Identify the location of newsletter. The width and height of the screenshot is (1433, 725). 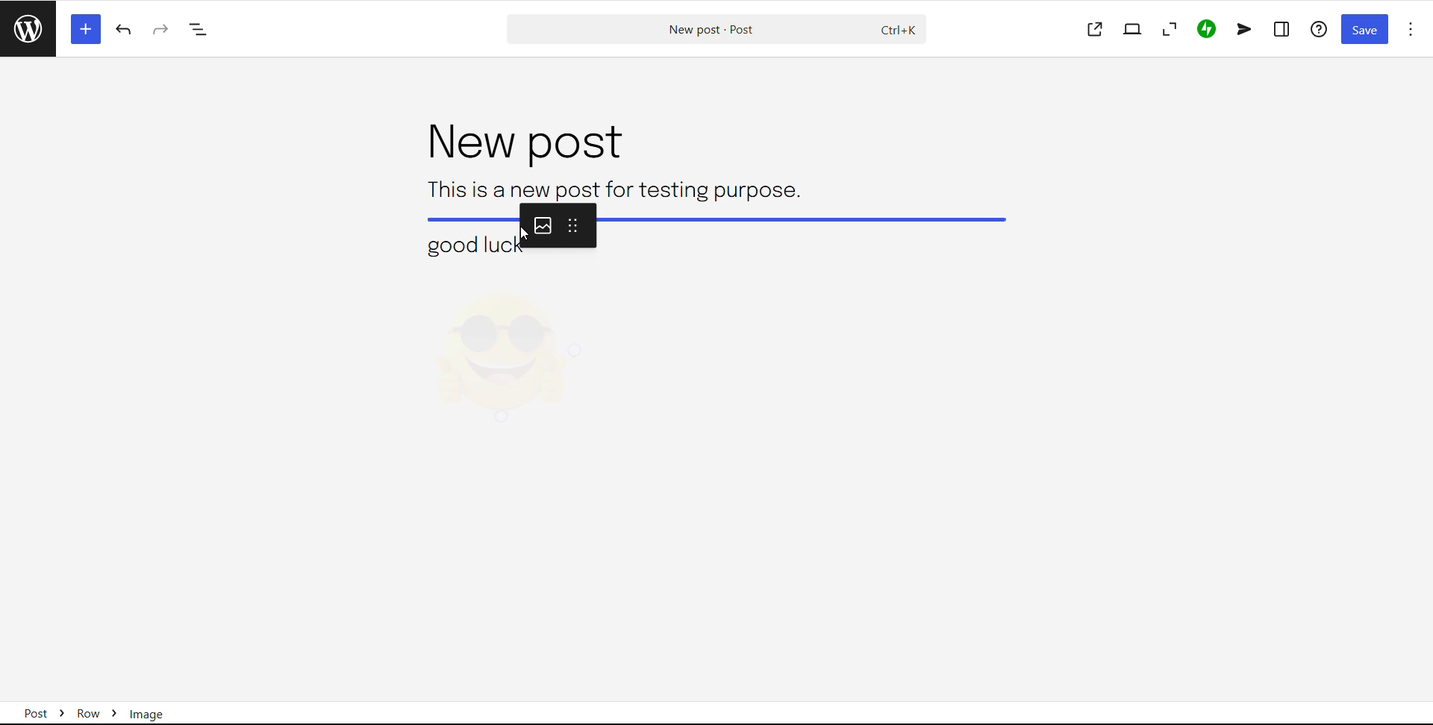
(1244, 29).